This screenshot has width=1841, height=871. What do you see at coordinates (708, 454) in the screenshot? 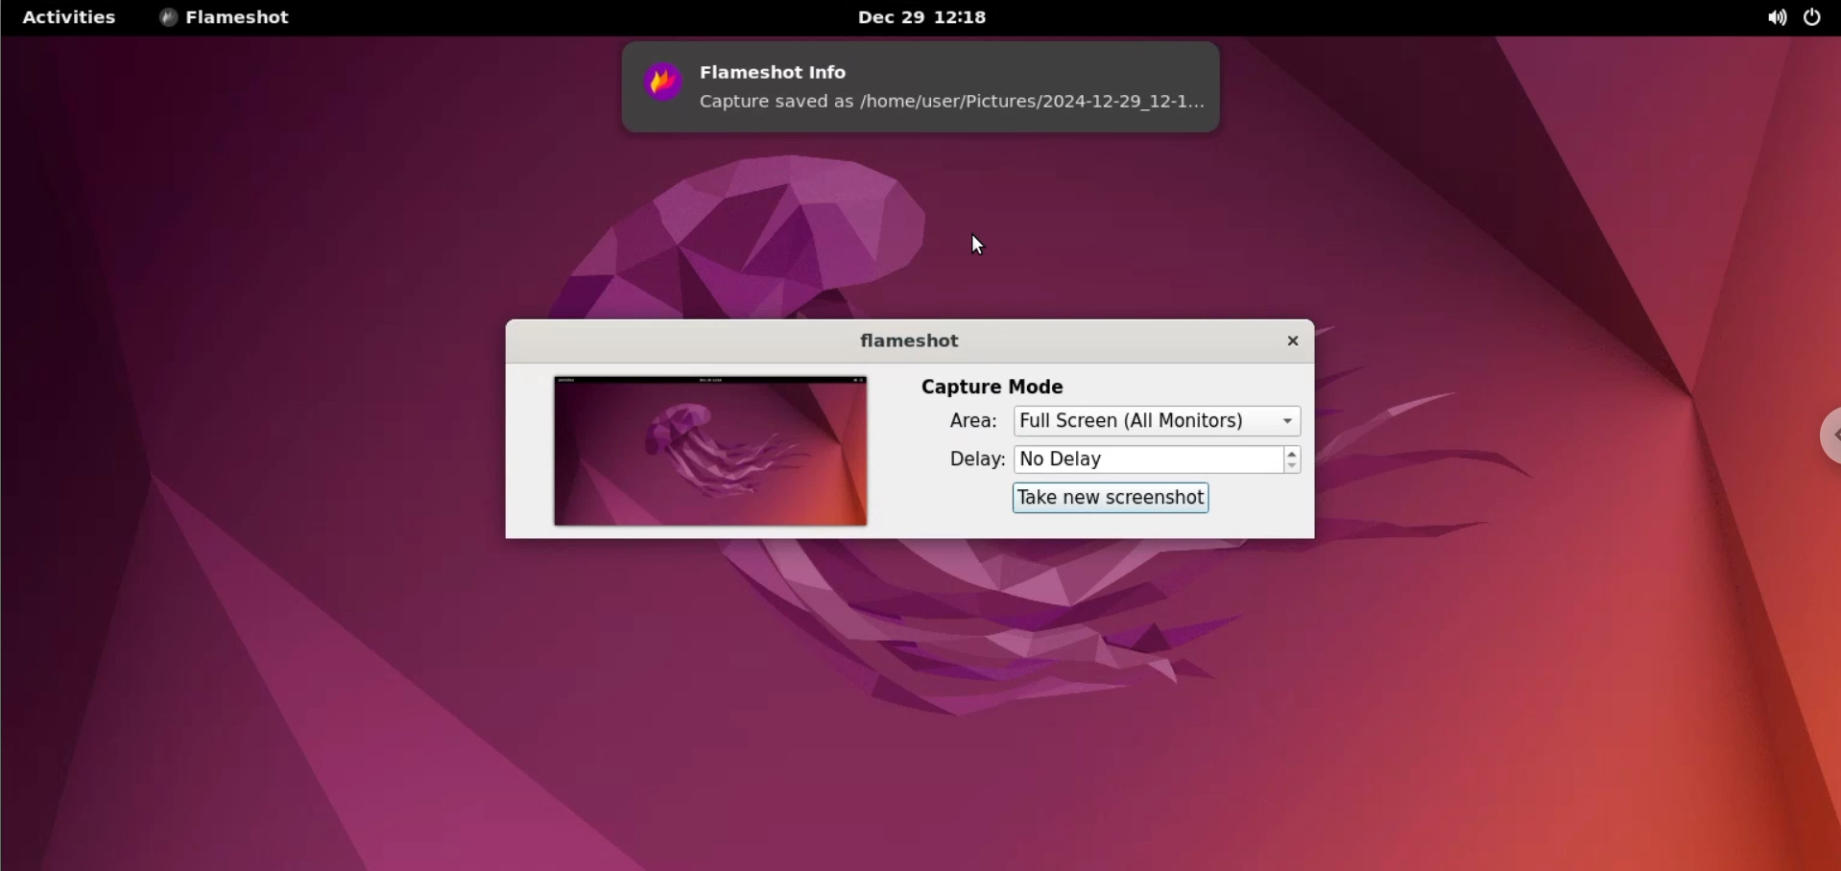
I see `screenshot preview` at bounding box center [708, 454].